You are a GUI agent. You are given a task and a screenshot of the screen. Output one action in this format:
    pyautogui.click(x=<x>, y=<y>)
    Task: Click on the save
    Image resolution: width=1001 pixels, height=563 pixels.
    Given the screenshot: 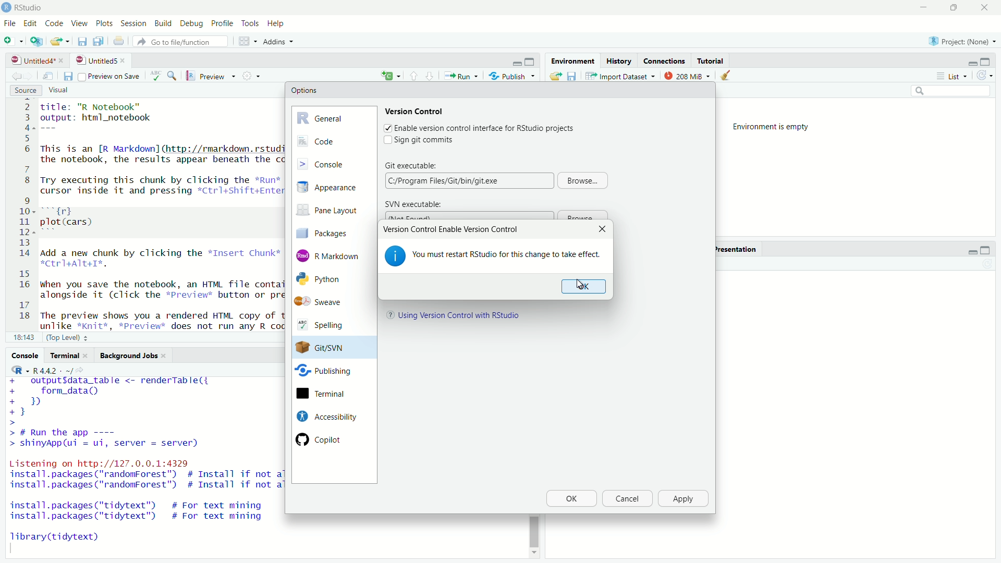 What is the action you would take?
    pyautogui.click(x=67, y=77)
    